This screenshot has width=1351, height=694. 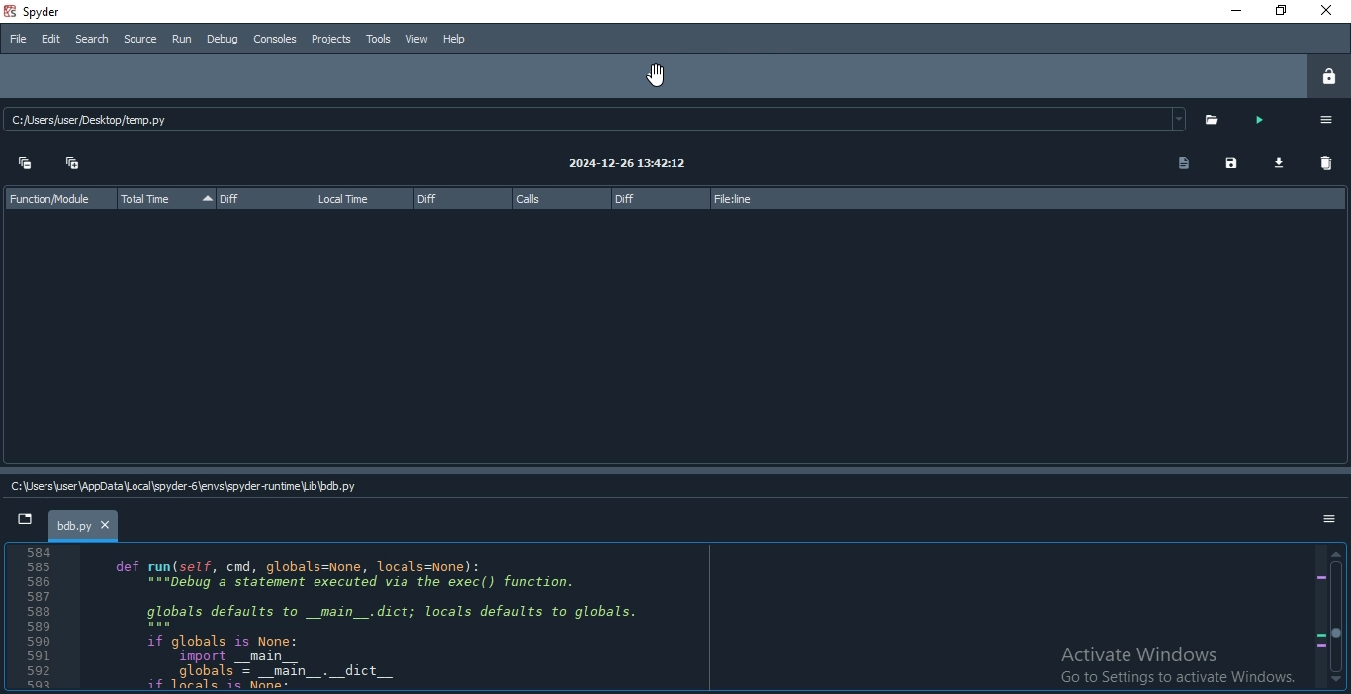 What do you see at coordinates (659, 199) in the screenshot?
I see `diff` at bounding box center [659, 199].